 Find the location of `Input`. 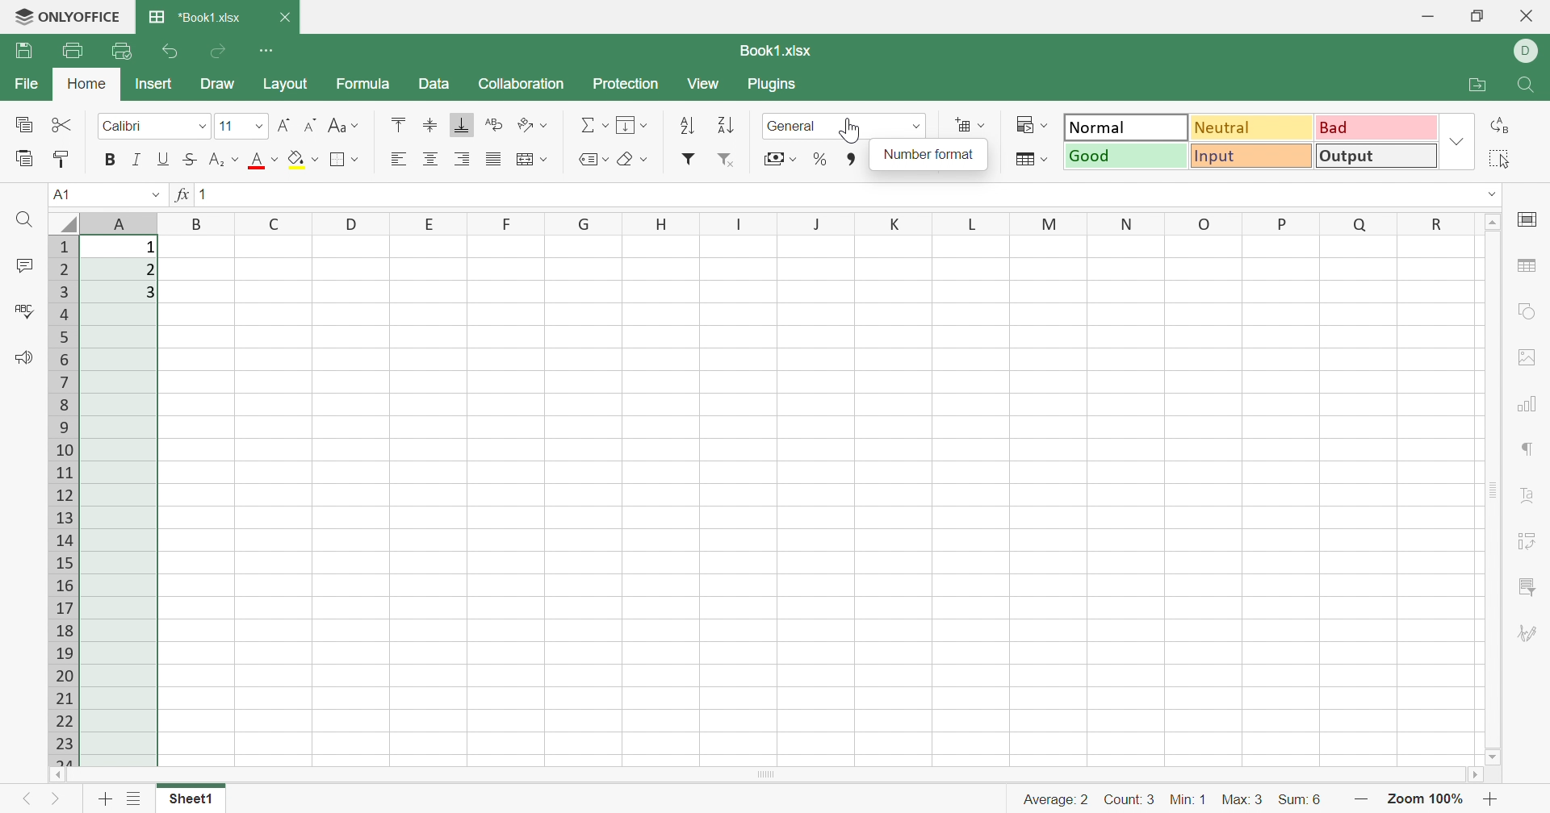

Input is located at coordinates (1252, 156).